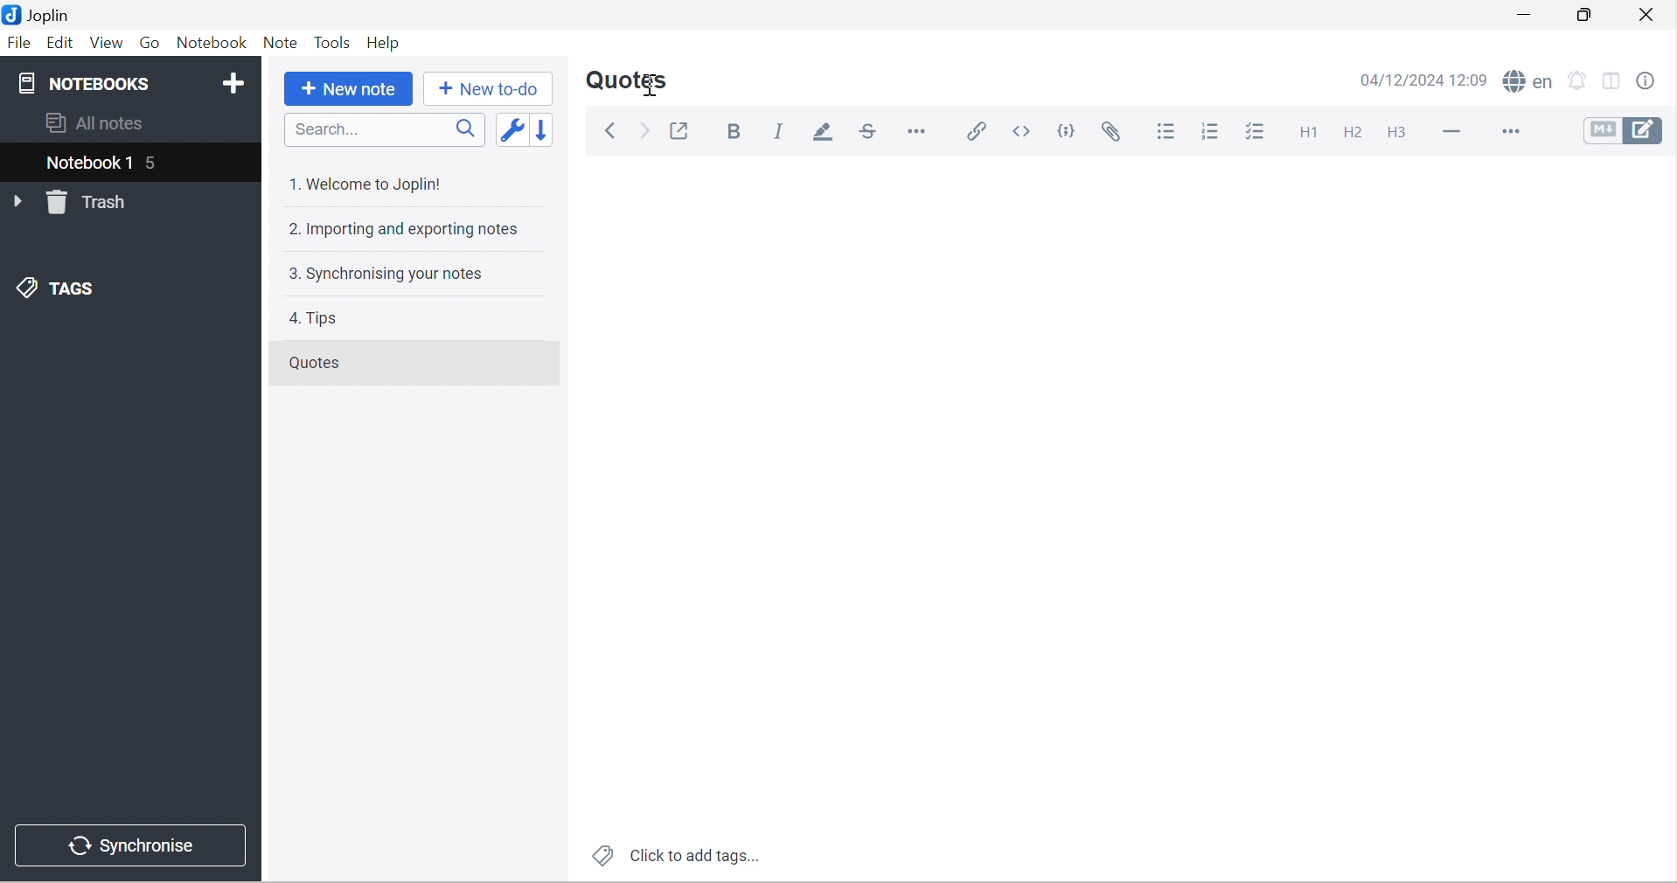 This screenshot has height=883, width=1677. What do you see at coordinates (613, 130) in the screenshot?
I see `Back` at bounding box center [613, 130].